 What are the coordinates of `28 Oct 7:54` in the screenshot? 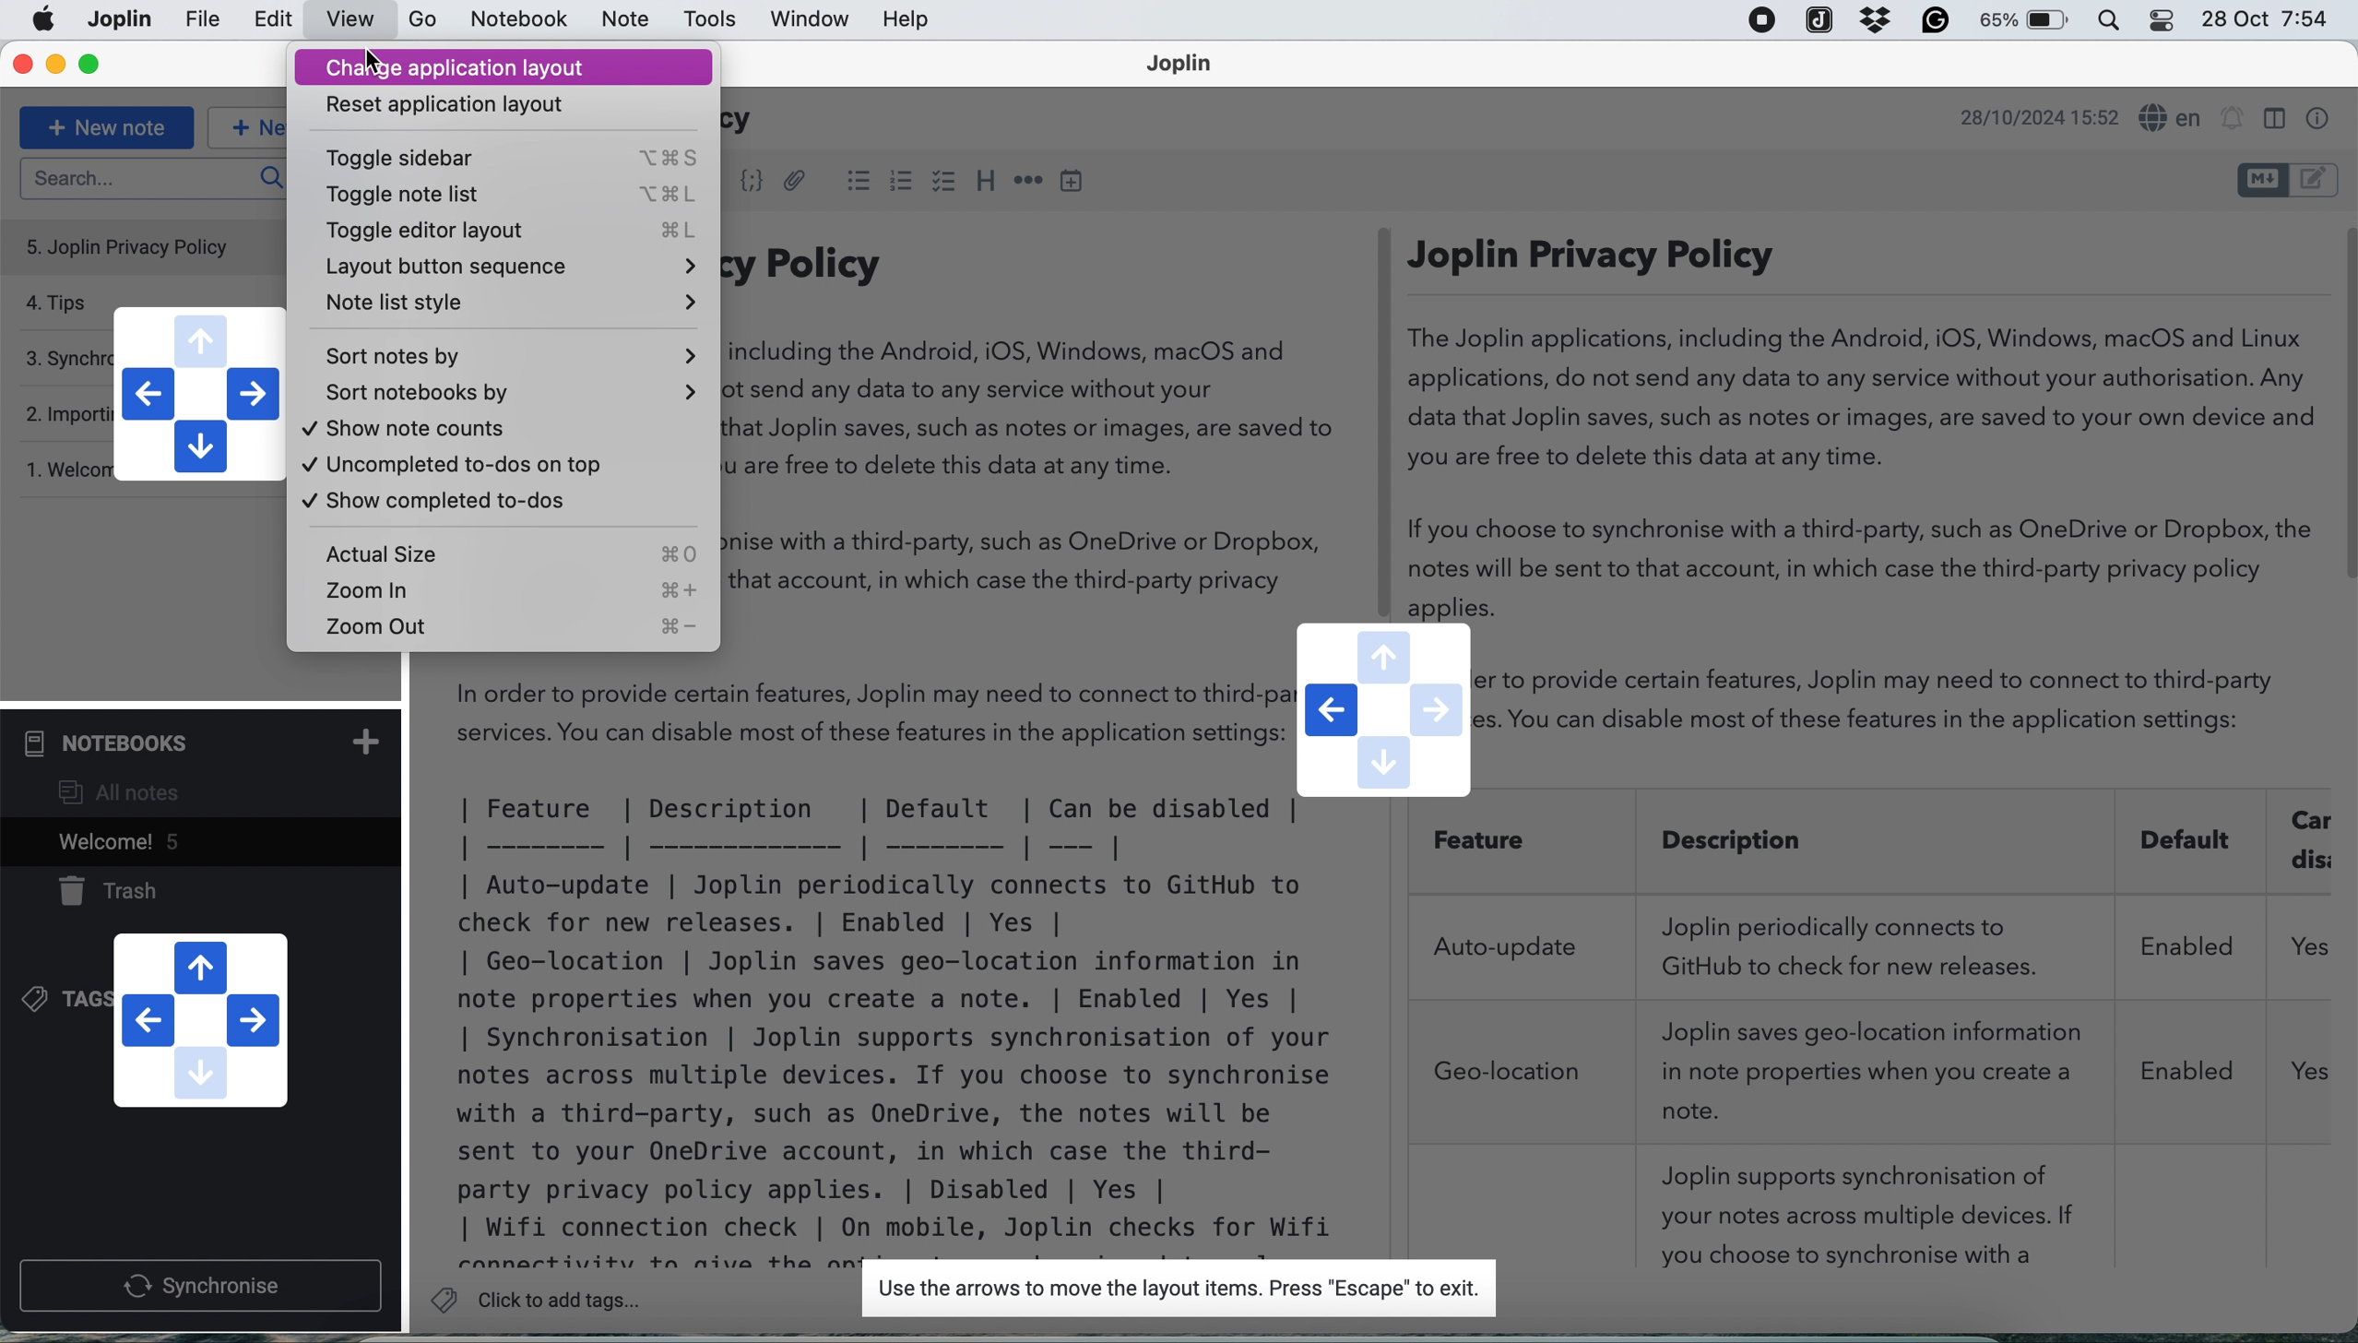 It's located at (2265, 20).